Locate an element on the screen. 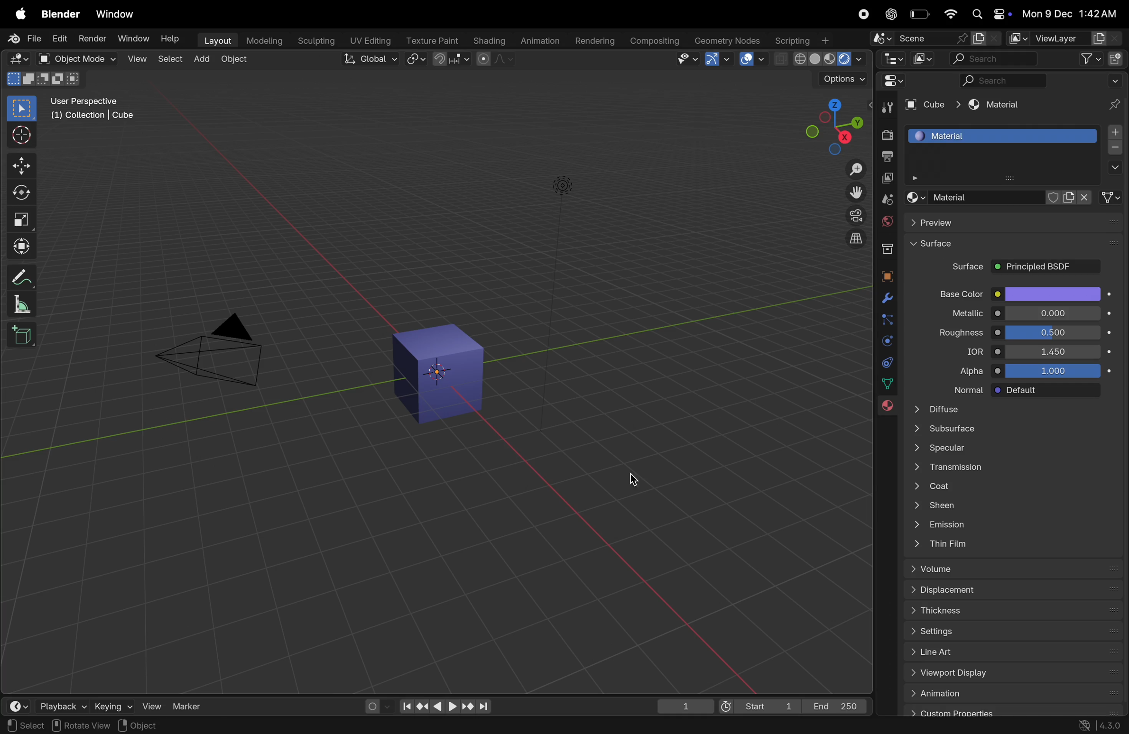 The width and height of the screenshot is (1129, 734). unlink data is located at coordinates (1088, 197).